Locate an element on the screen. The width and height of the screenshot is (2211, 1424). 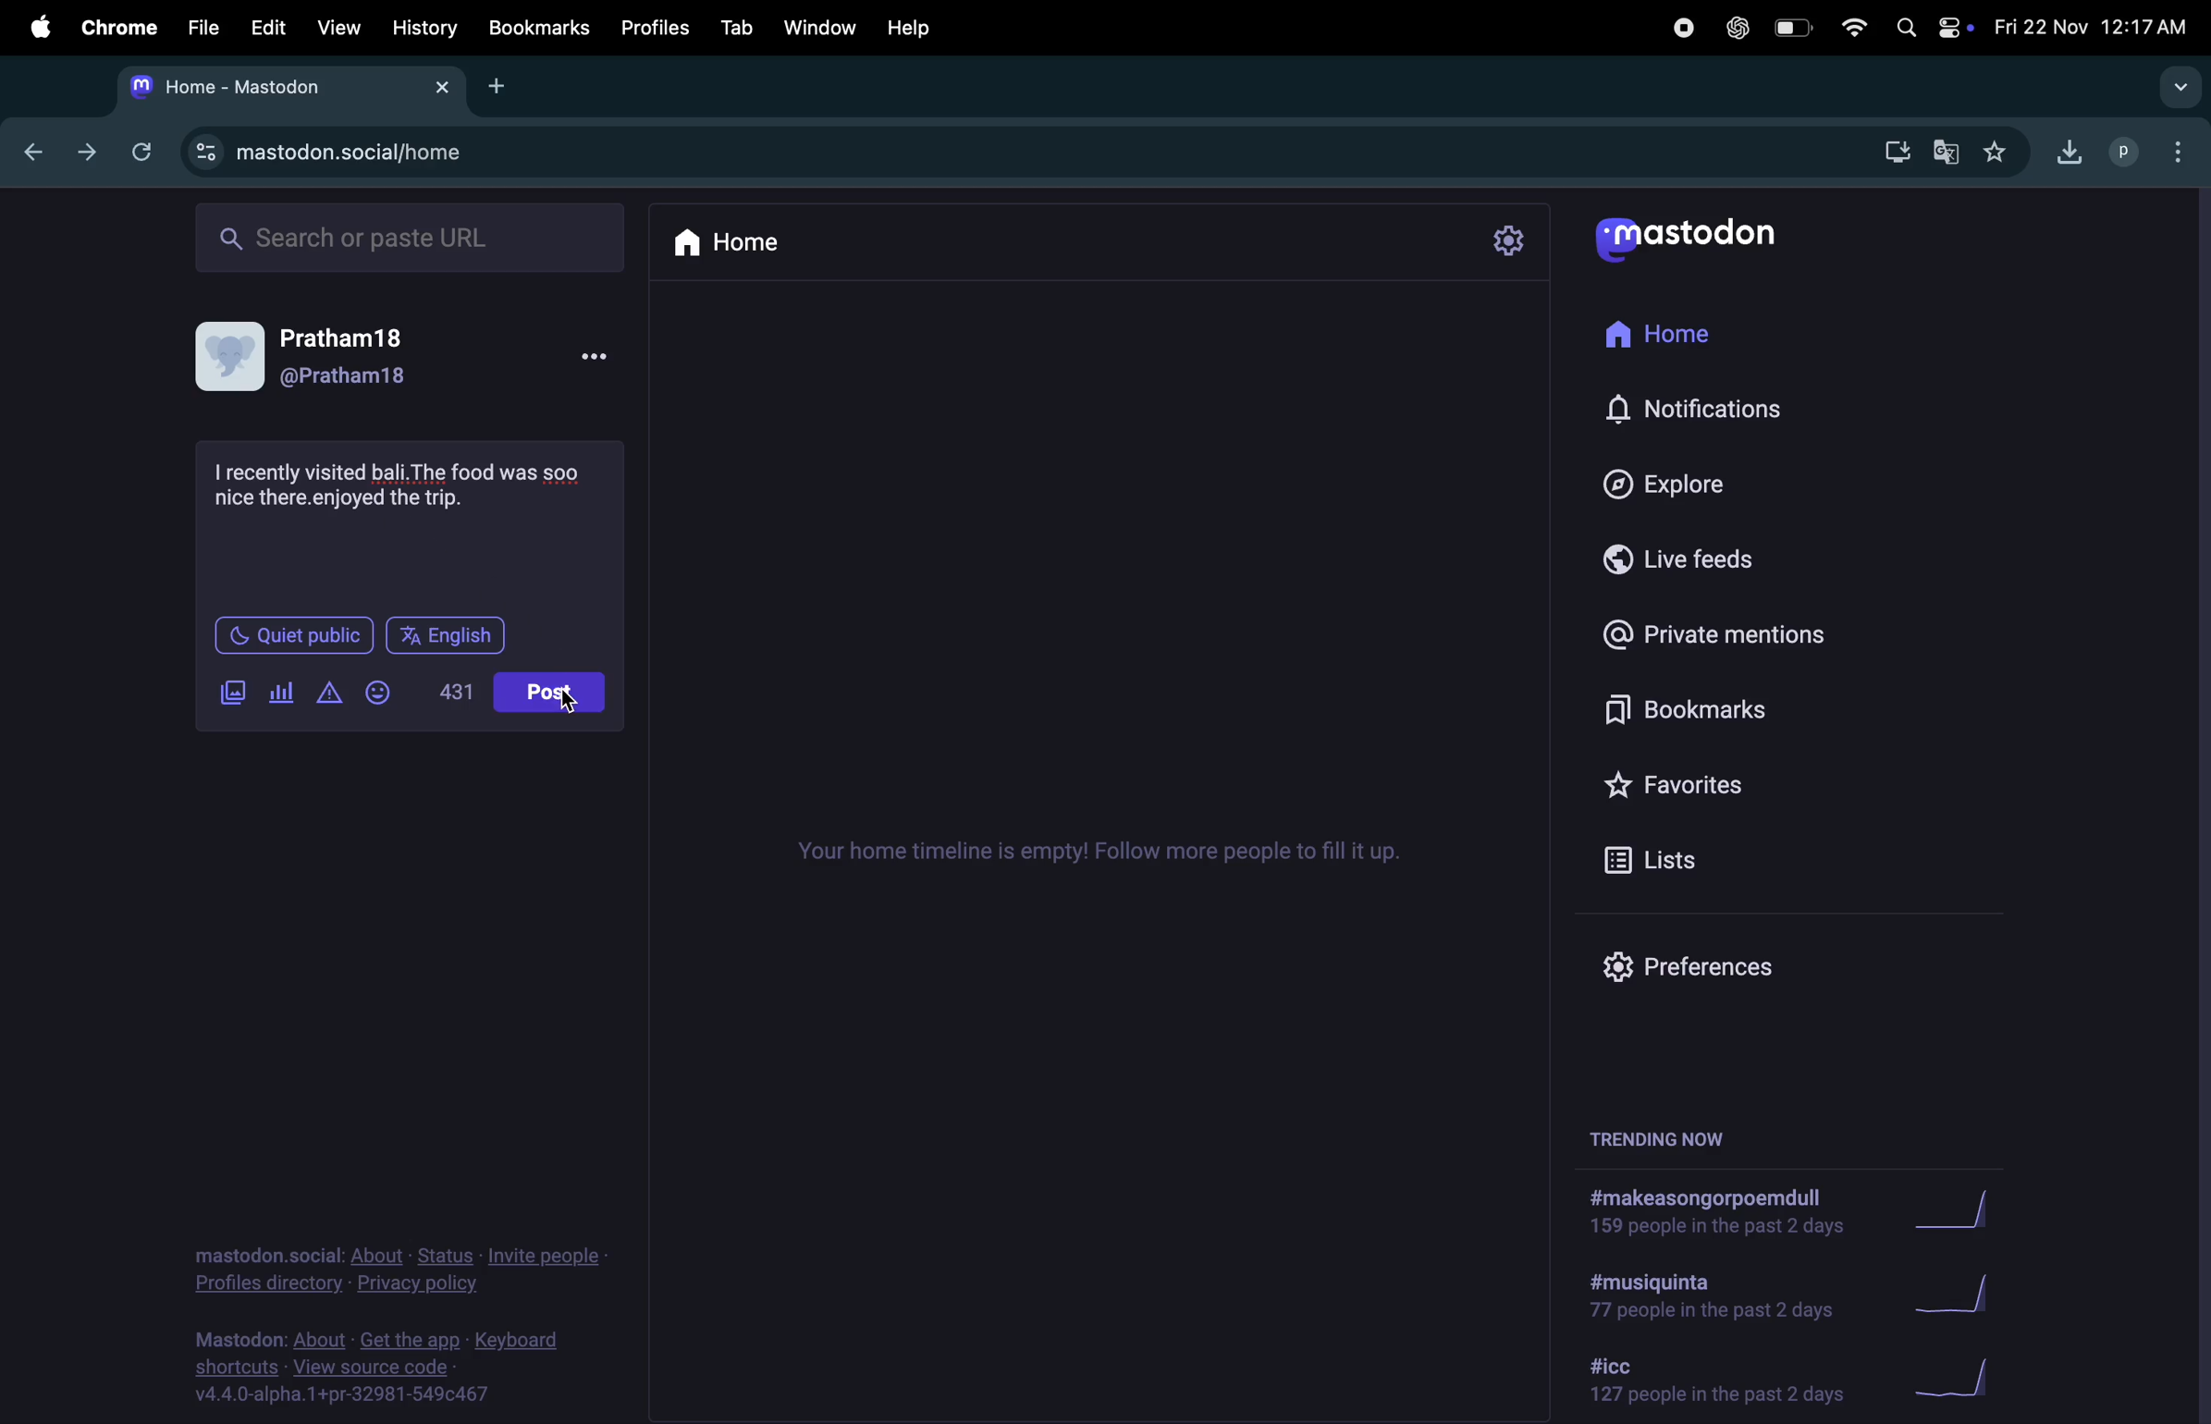
home is located at coordinates (1654, 334).